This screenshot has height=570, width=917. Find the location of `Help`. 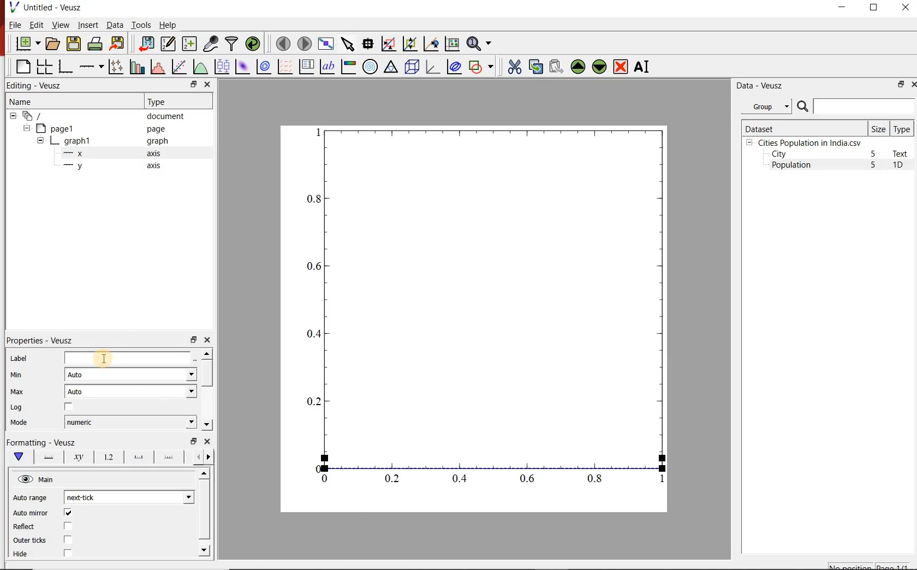

Help is located at coordinates (169, 25).